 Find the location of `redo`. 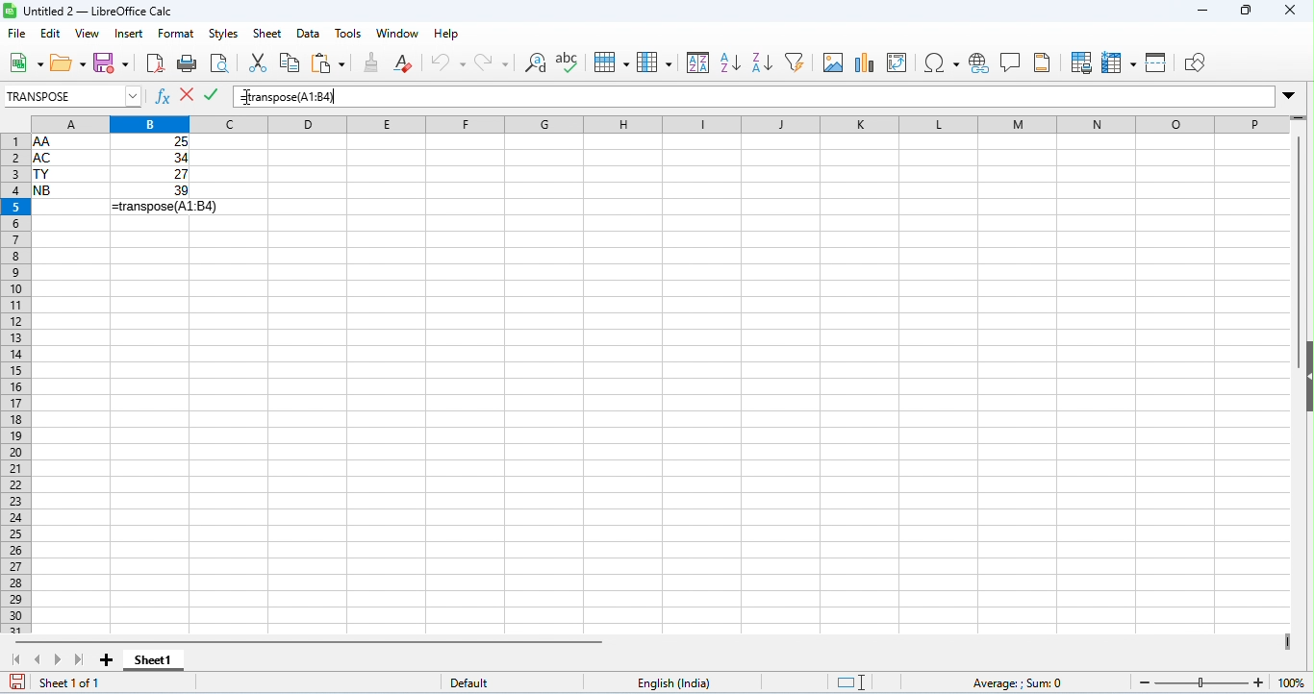

redo is located at coordinates (493, 63).